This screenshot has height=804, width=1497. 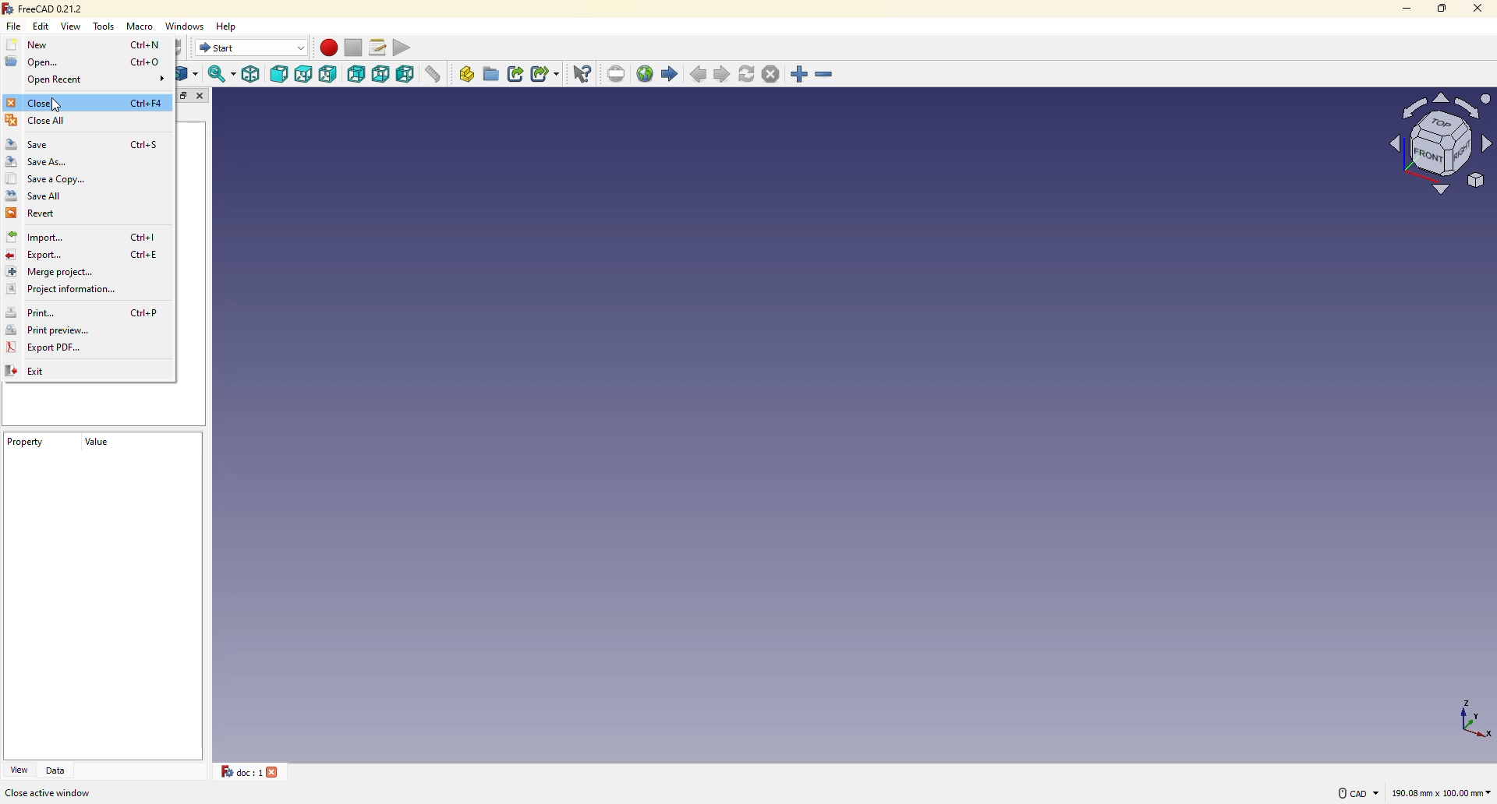 I want to click on project information, so click(x=62, y=290).